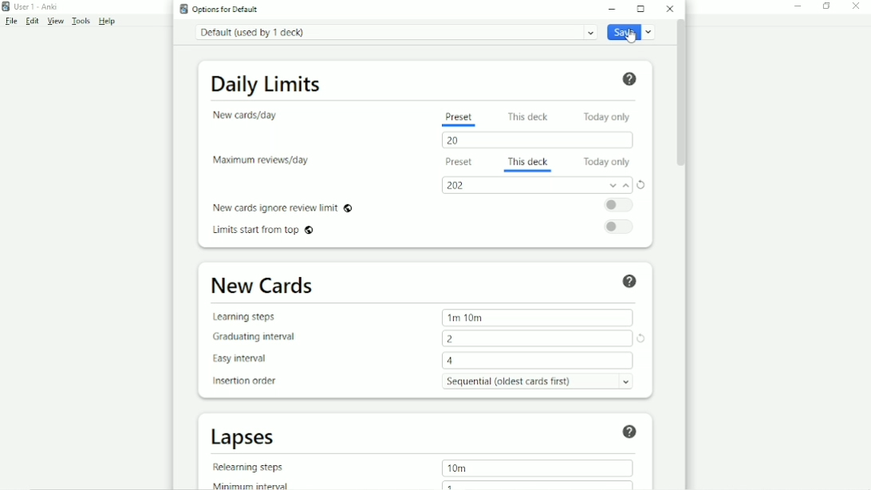 This screenshot has width=871, height=490. What do you see at coordinates (282, 207) in the screenshot?
I see `New cards ignore review limit` at bounding box center [282, 207].